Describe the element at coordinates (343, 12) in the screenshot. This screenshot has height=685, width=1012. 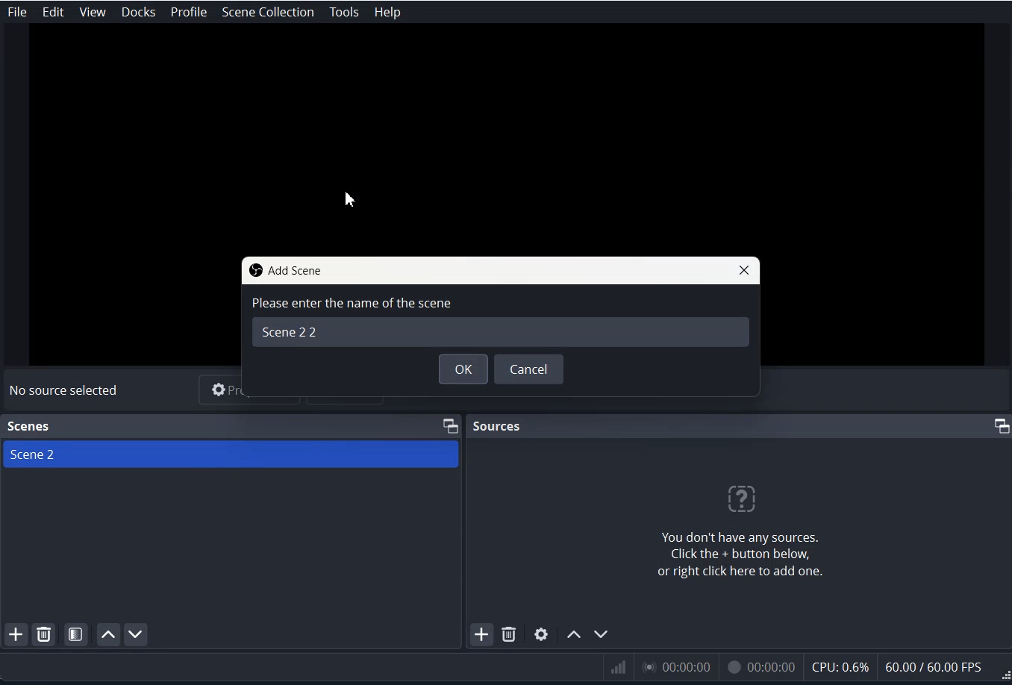
I see `Tools` at that location.